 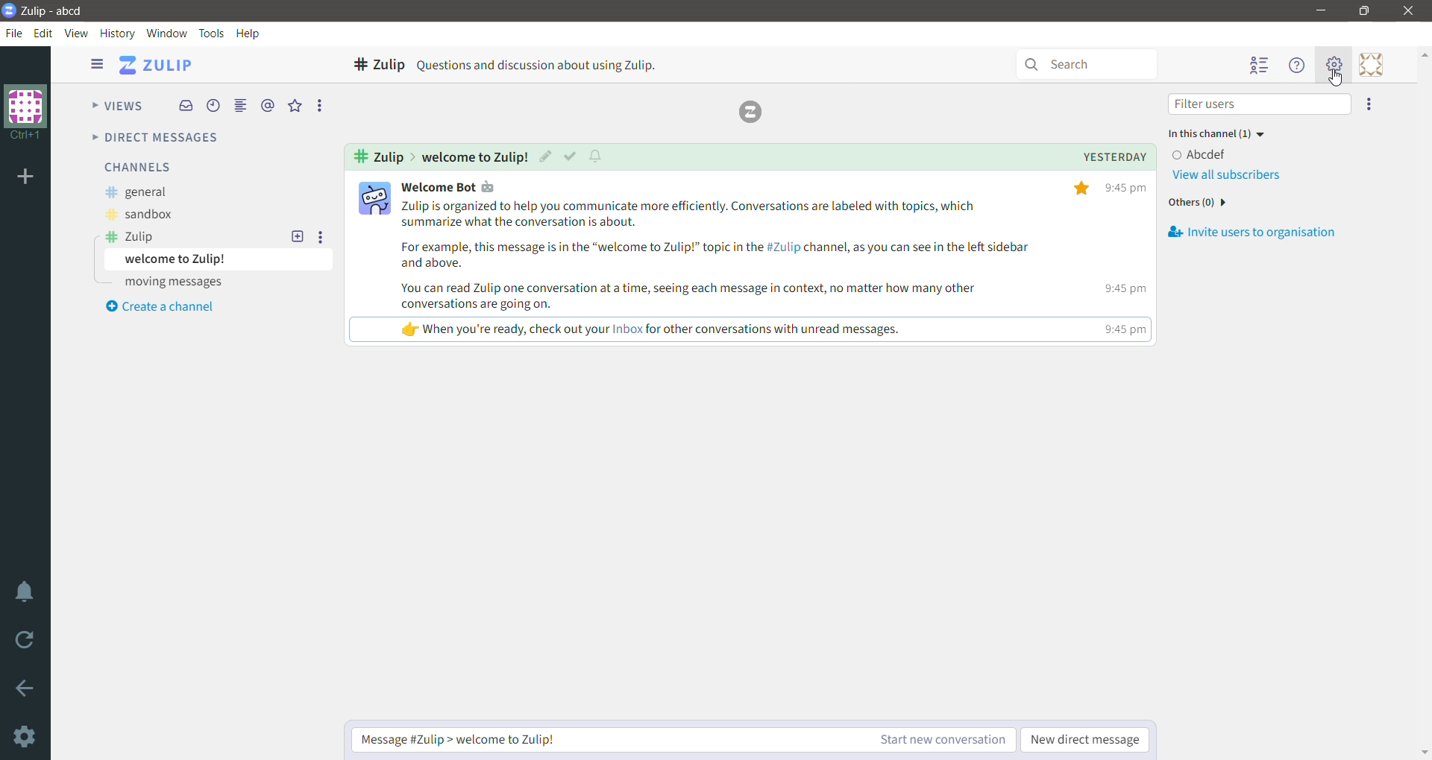 I want to click on More, so click(x=323, y=106).